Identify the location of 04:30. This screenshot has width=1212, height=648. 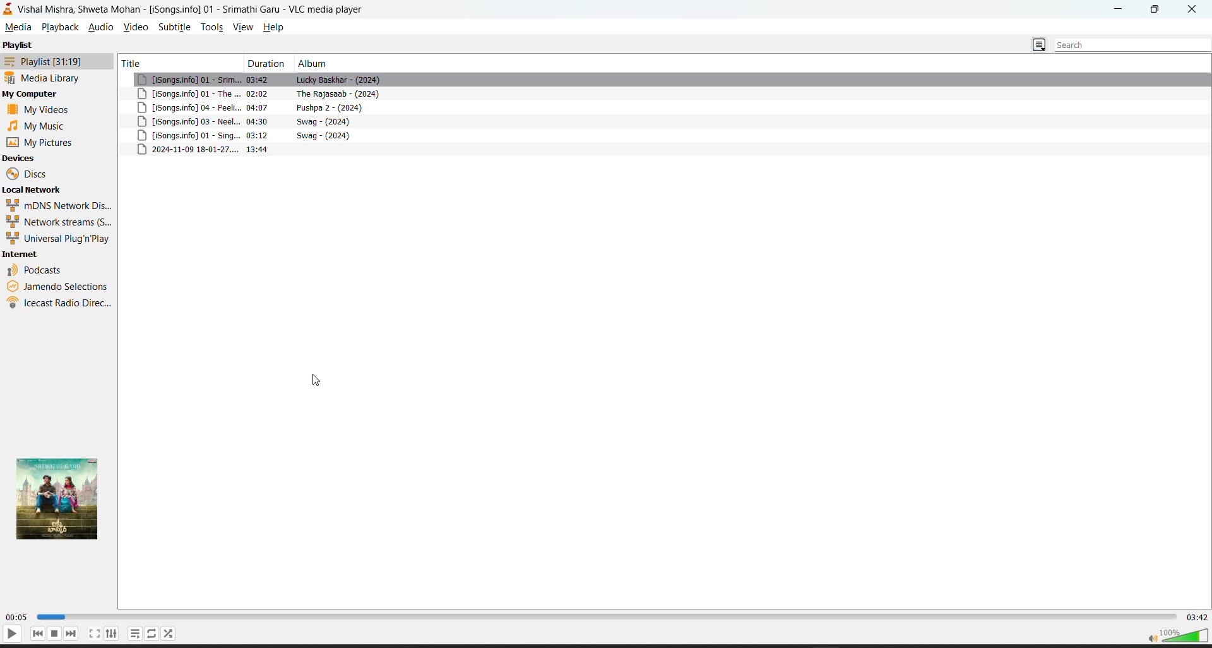
(259, 122).